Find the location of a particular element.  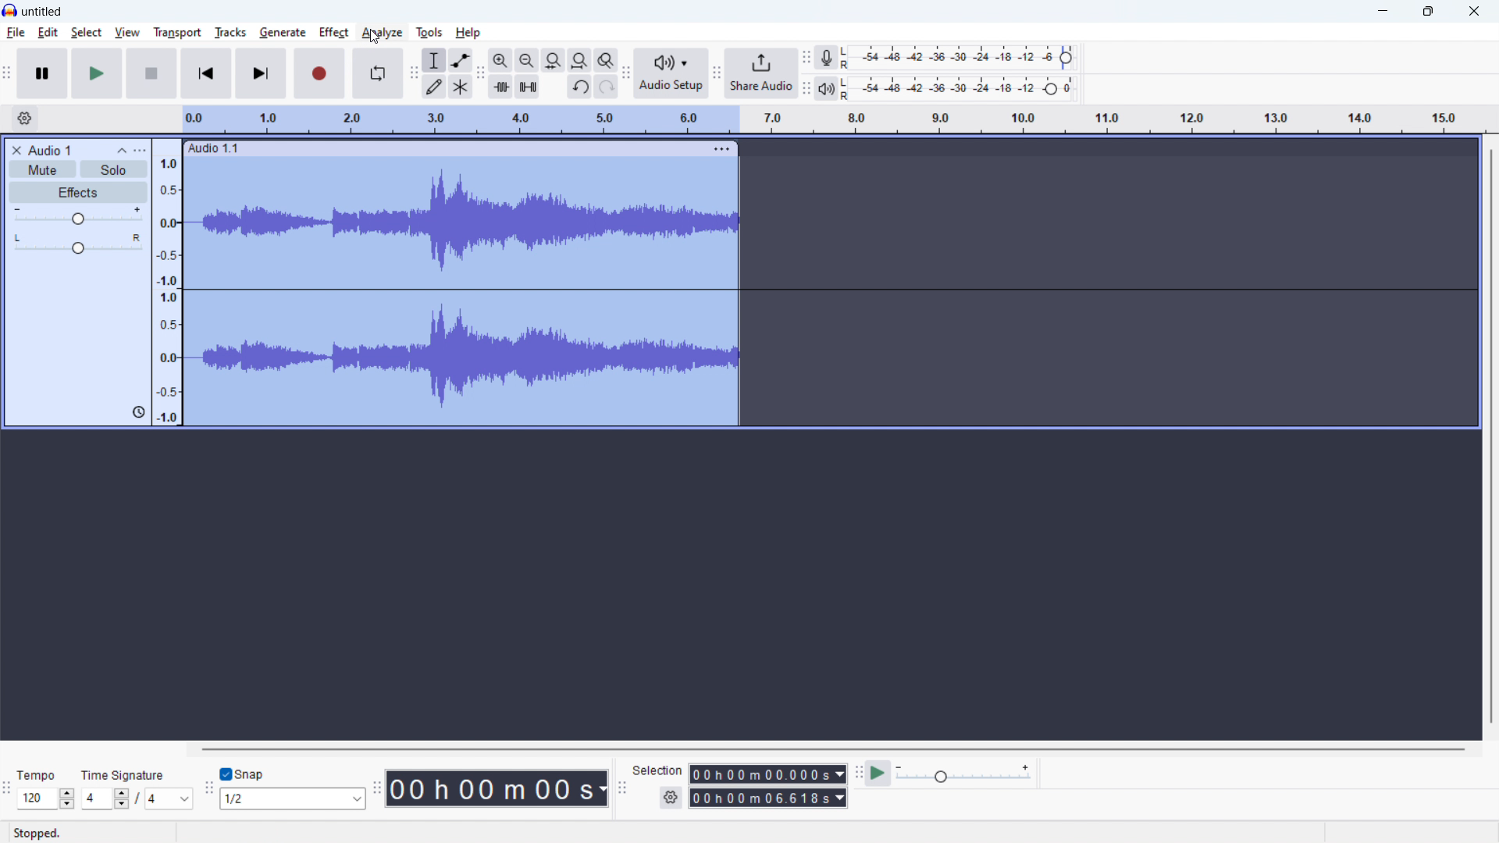

start time is located at coordinates (768, 774).